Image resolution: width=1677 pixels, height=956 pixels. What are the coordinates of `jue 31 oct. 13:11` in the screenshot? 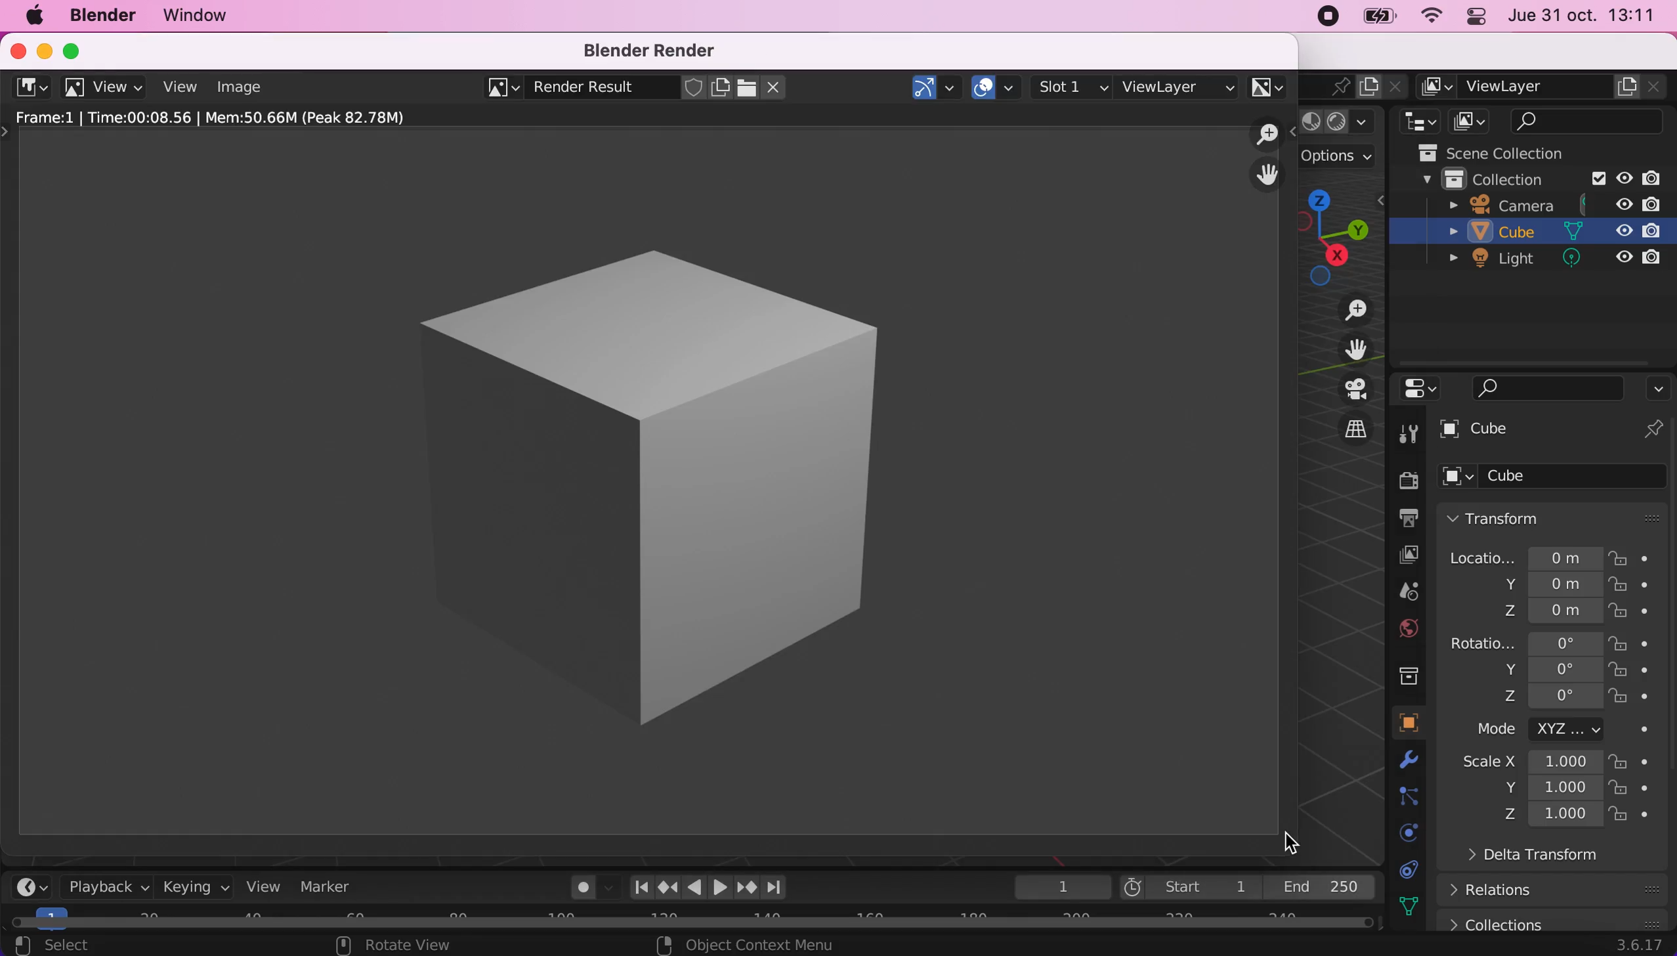 It's located at (1589, 18).